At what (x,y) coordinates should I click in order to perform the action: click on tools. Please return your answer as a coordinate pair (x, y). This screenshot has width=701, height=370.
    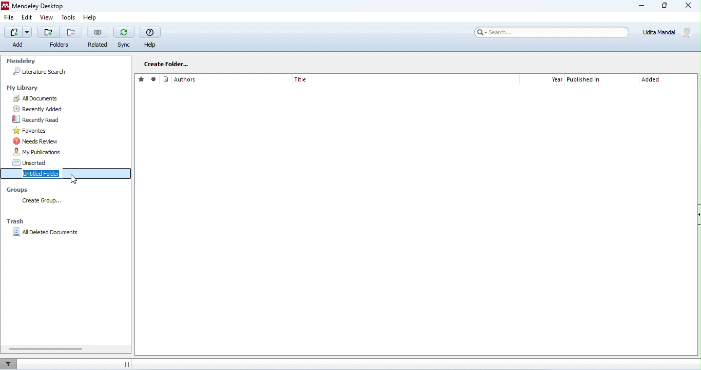
    Looking at the image, I should click on (69, 17).